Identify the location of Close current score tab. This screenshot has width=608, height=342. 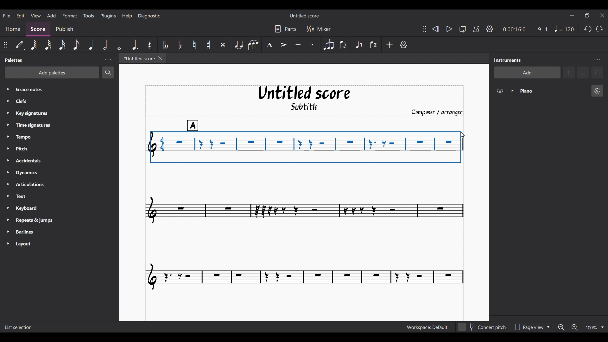
(160, 58).